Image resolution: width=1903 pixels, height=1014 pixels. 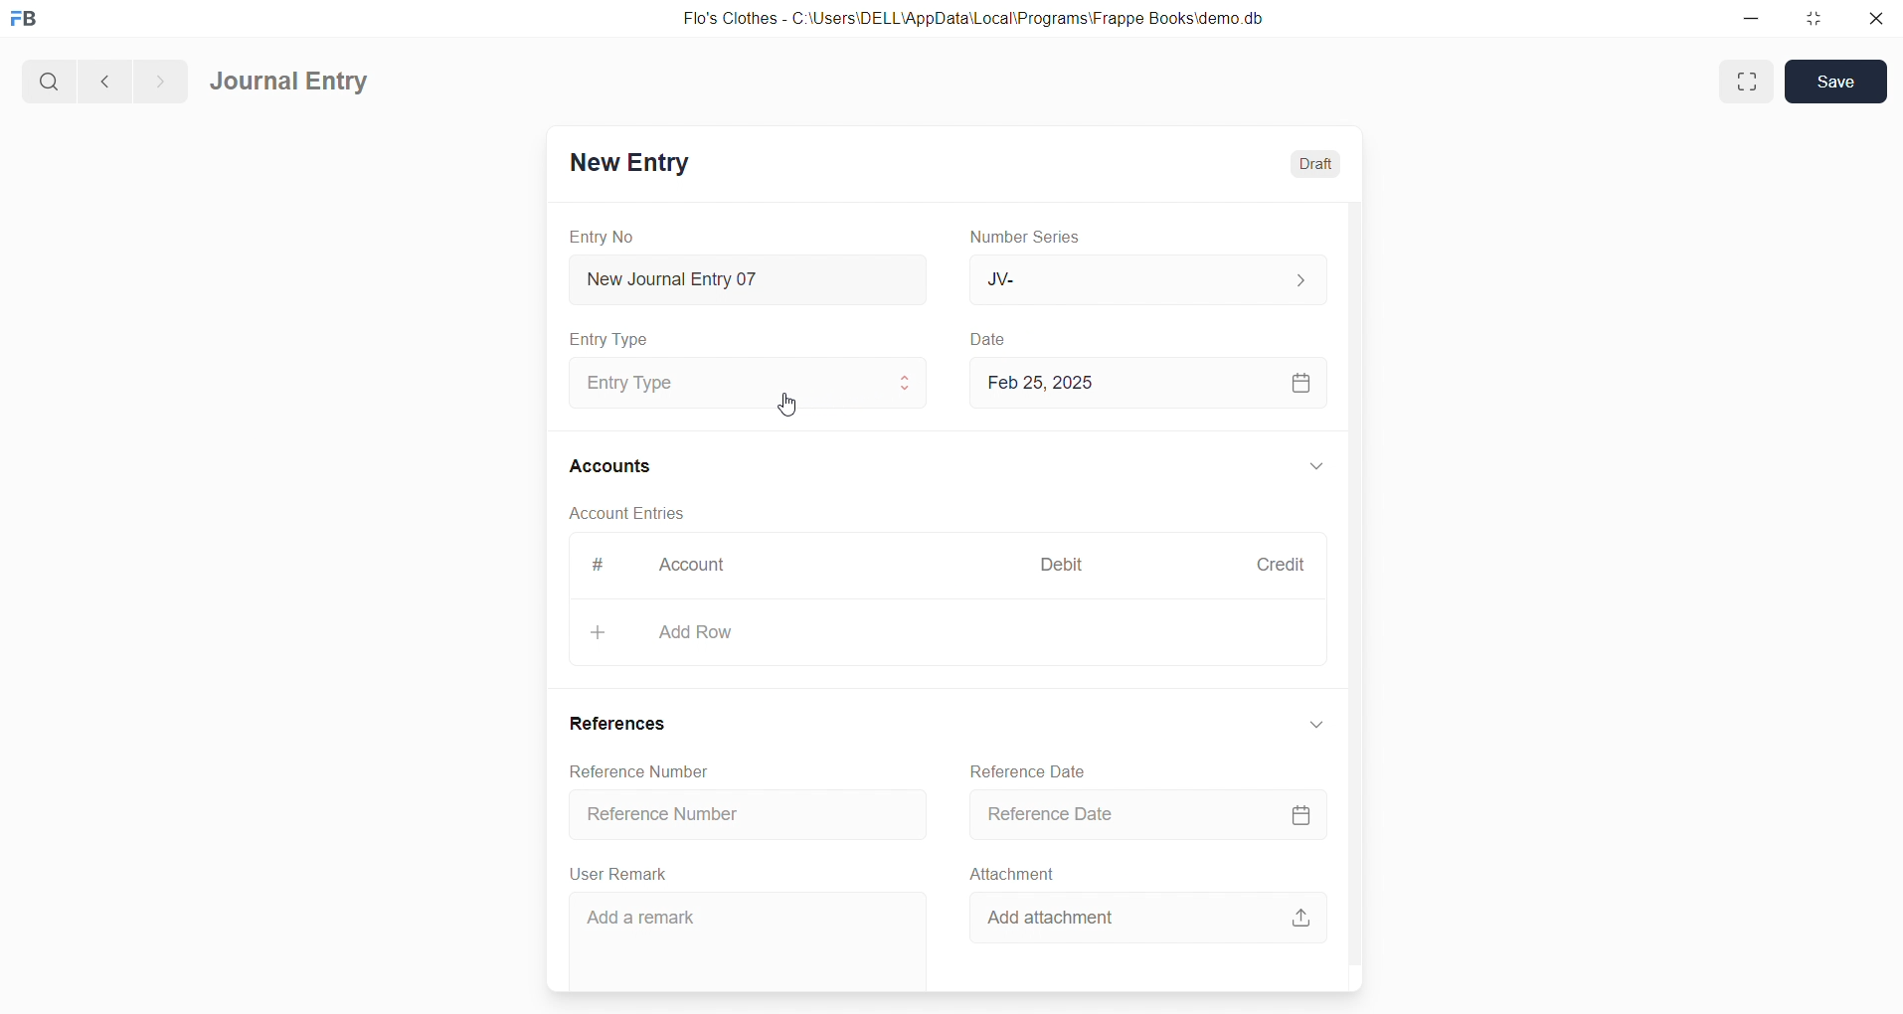 I want to click on vertical scroll bar, so click(x=1354, y=593).